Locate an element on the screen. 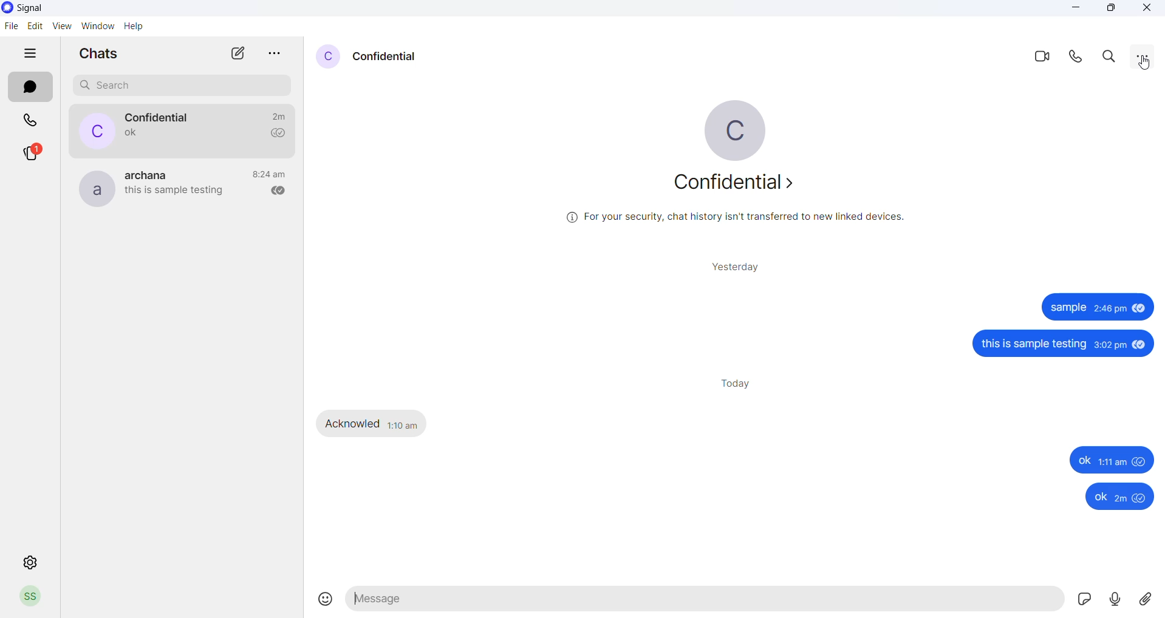 This screenshot has width=1165, height=618. more options is located at coordinates (270, 54).